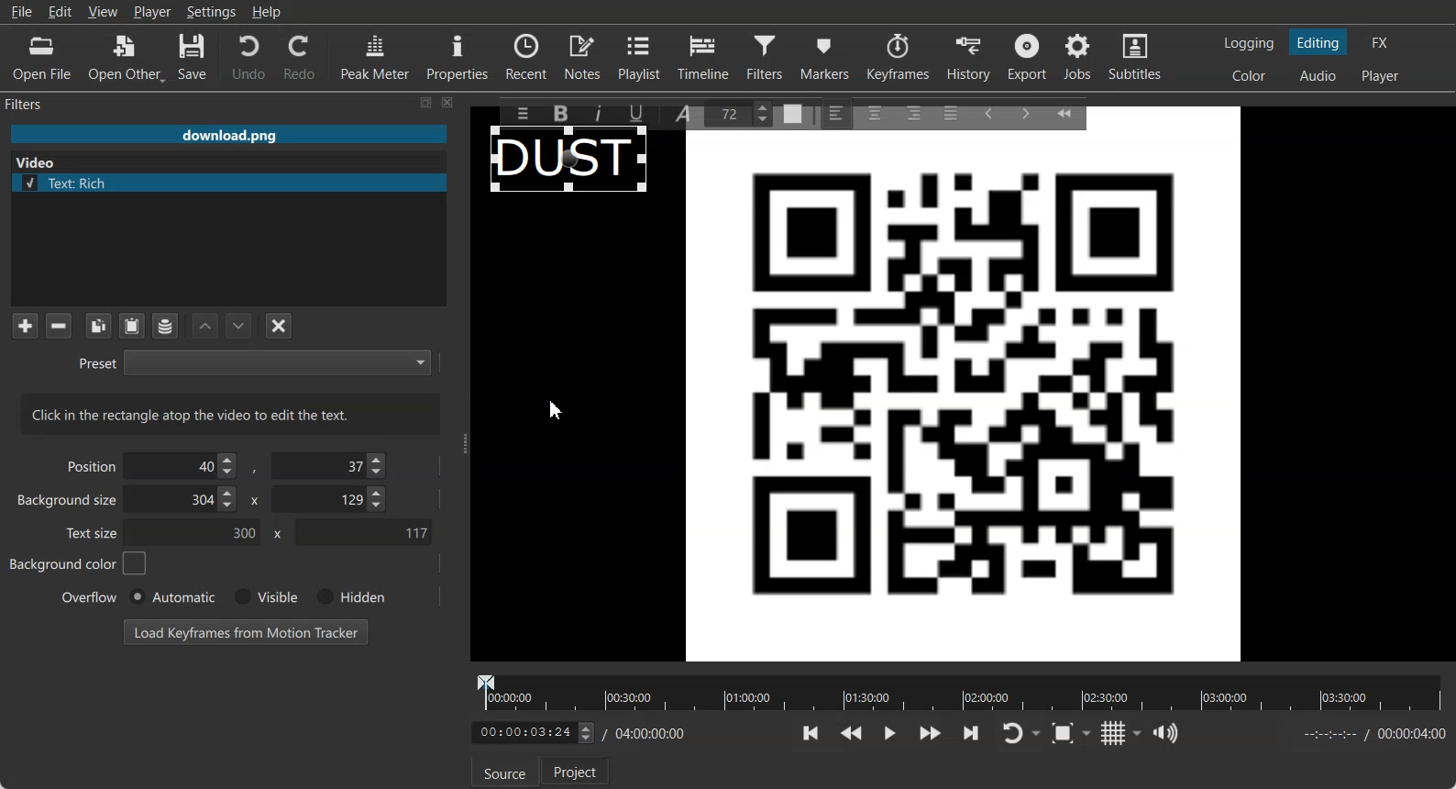 The image size is (1456, 789). What do you see at coordinates (852, 733) in the screenshot?
I see `Play Quickly backward` at bounding box center [852, 733].